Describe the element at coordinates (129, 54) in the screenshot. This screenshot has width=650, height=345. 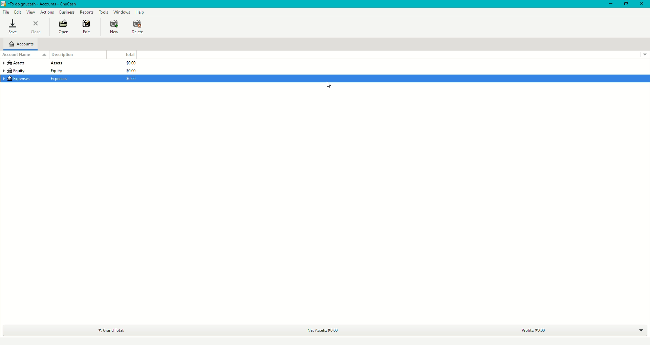
I see `Total` at that location.